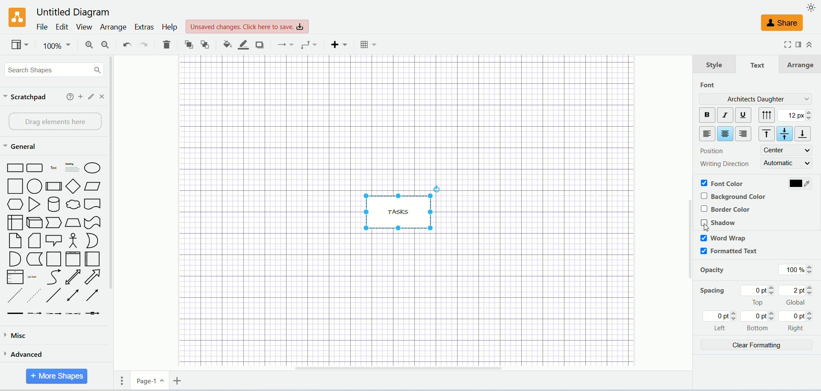  I want to click on Cylinder, so click(53, 204).